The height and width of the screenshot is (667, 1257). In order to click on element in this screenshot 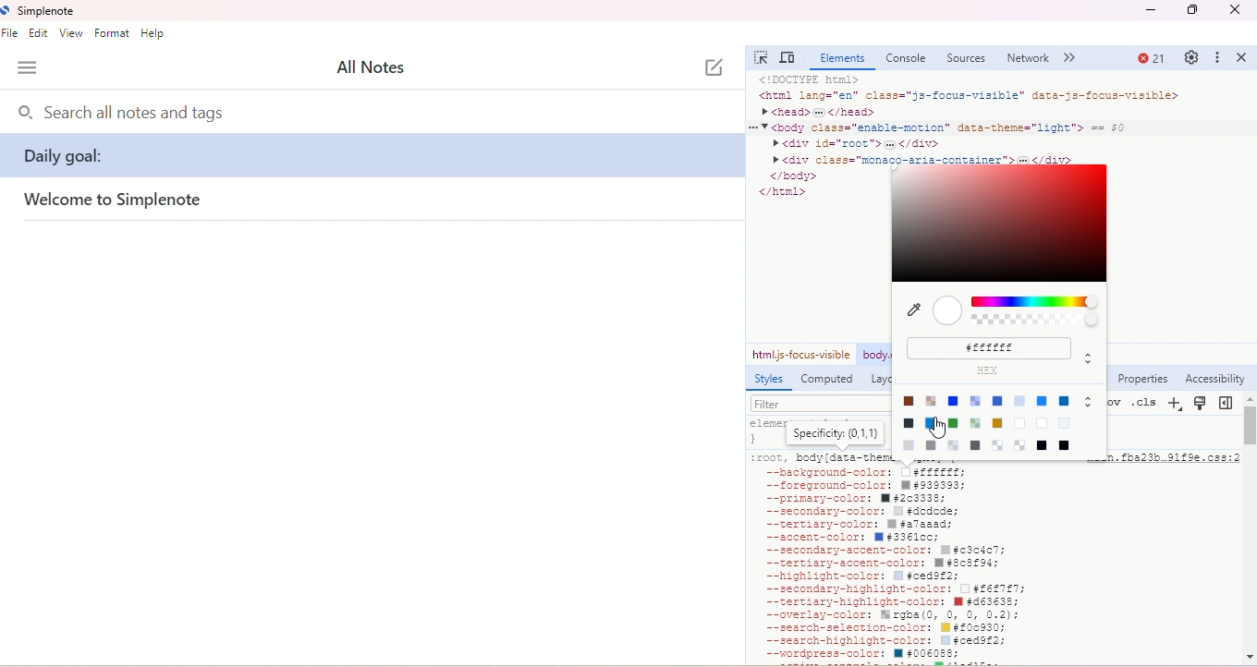, I will do `click(839, 60)`.